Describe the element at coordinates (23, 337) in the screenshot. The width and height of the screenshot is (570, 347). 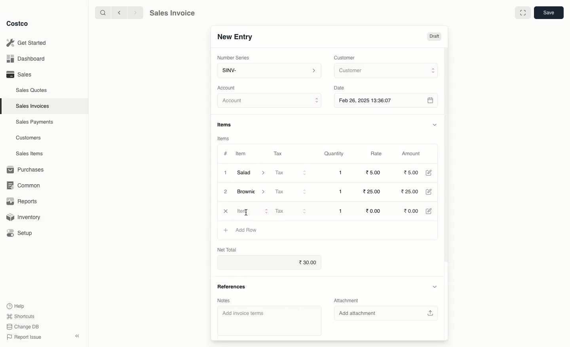
I see `Report Issue` at that location.